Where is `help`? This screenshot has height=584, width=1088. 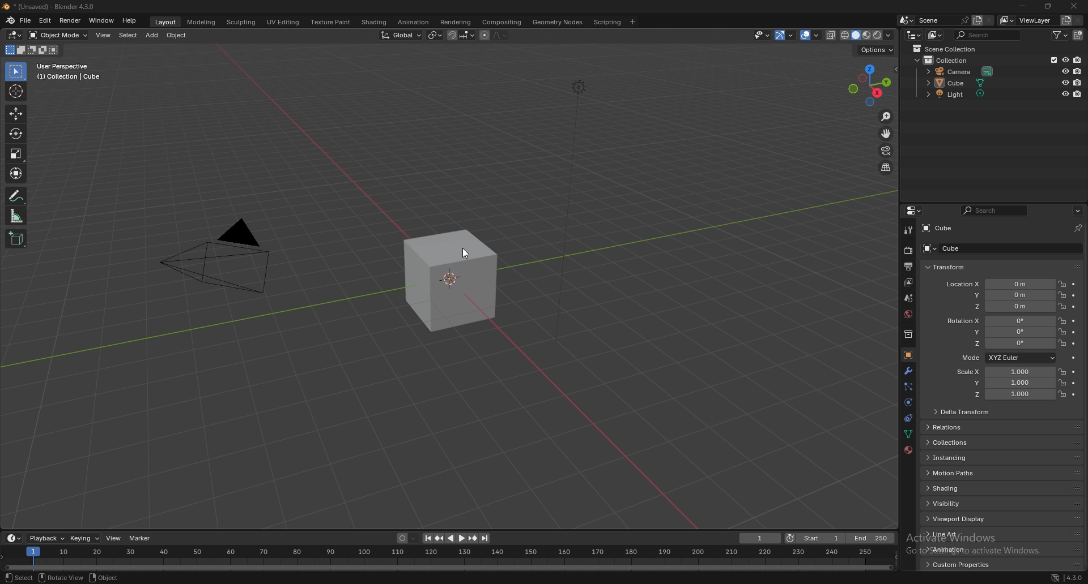
help is located at coordinates (130, 20).